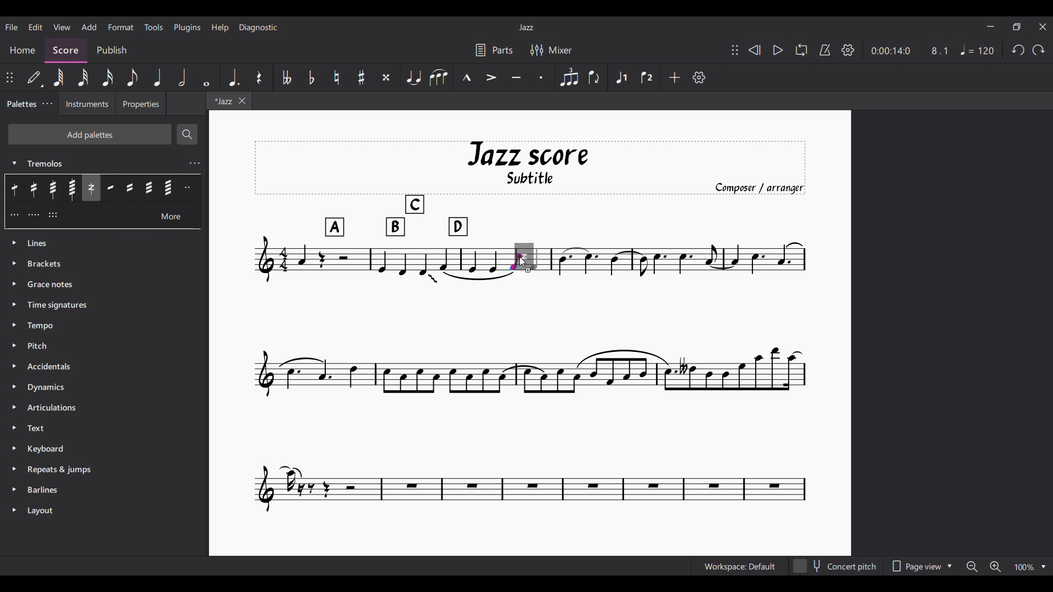 The height and width of the screenshot is (592, 1053). Describe the element at coordinates (187, 134) in the screenshot. I see `Search` at that location.